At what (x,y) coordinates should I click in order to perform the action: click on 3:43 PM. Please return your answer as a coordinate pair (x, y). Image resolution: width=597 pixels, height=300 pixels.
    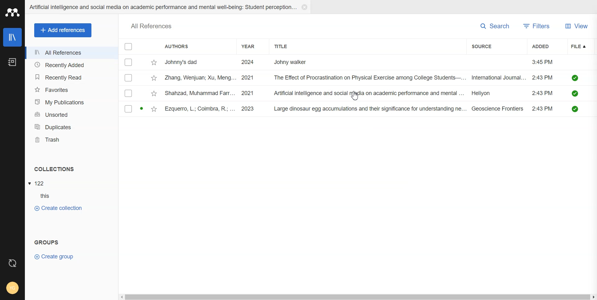
    Looking at the image, I should click on (543, 78).